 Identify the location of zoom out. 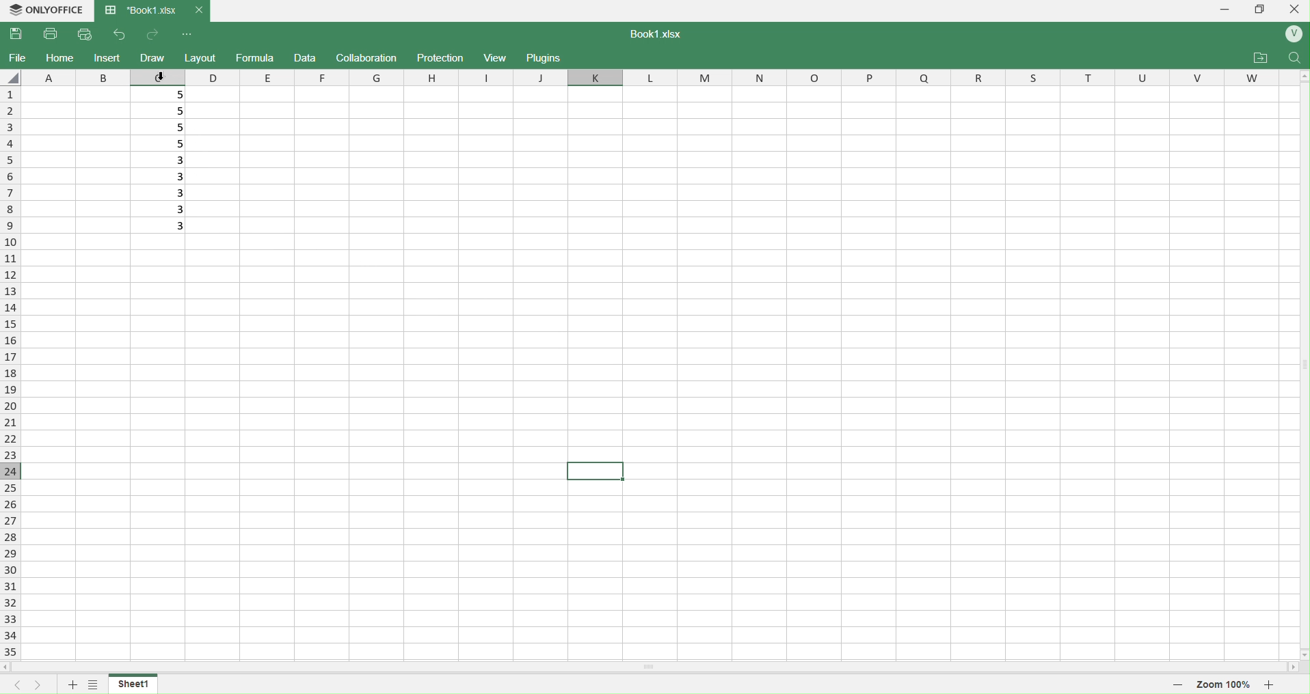
(1176, 683).